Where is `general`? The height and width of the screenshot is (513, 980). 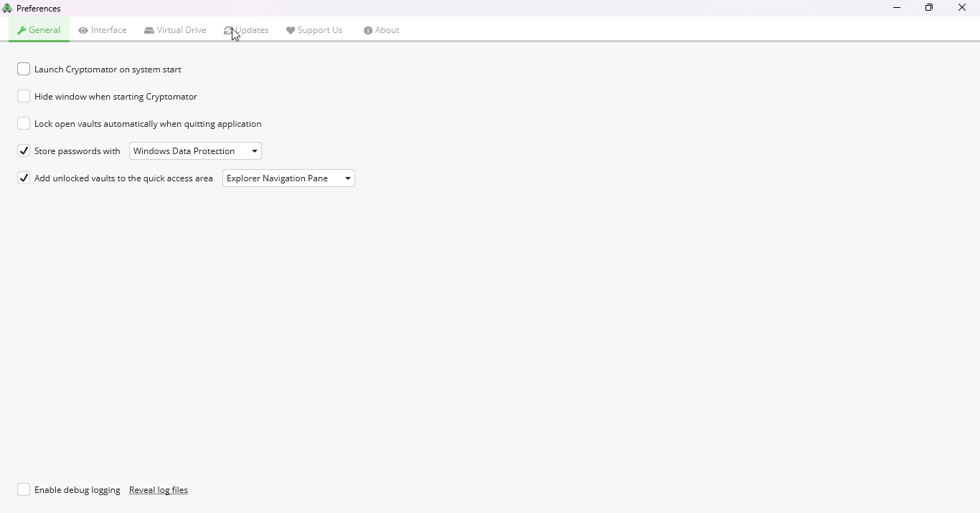
general is located at coordinates (40, 30).